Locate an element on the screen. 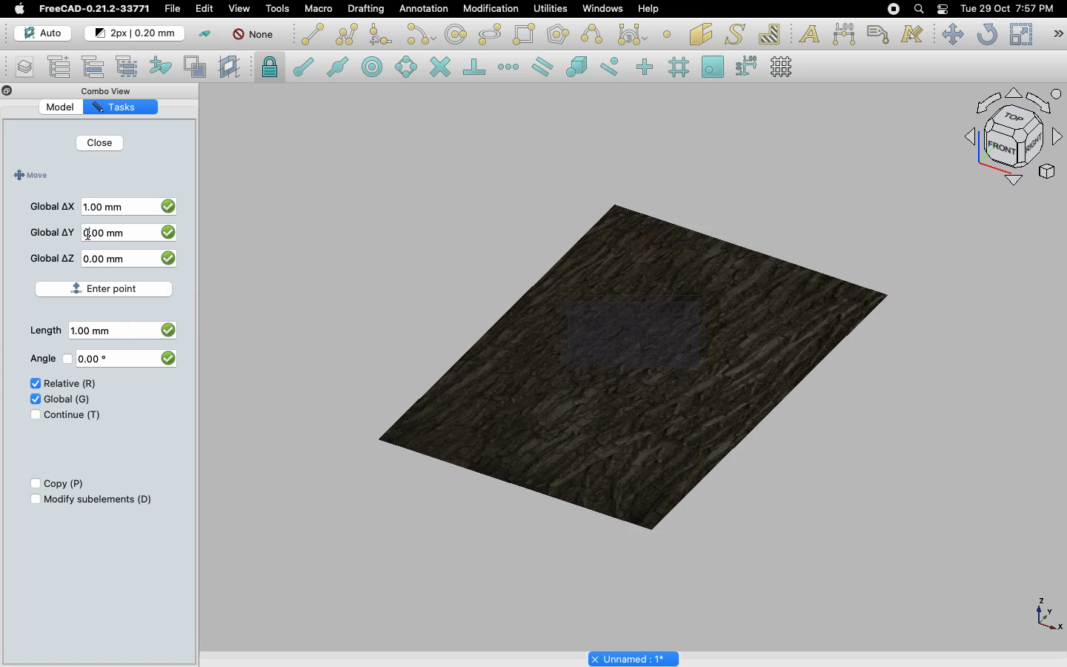 This screenshot has height=667, width=1067. Move is located at coordinates (29, 176).